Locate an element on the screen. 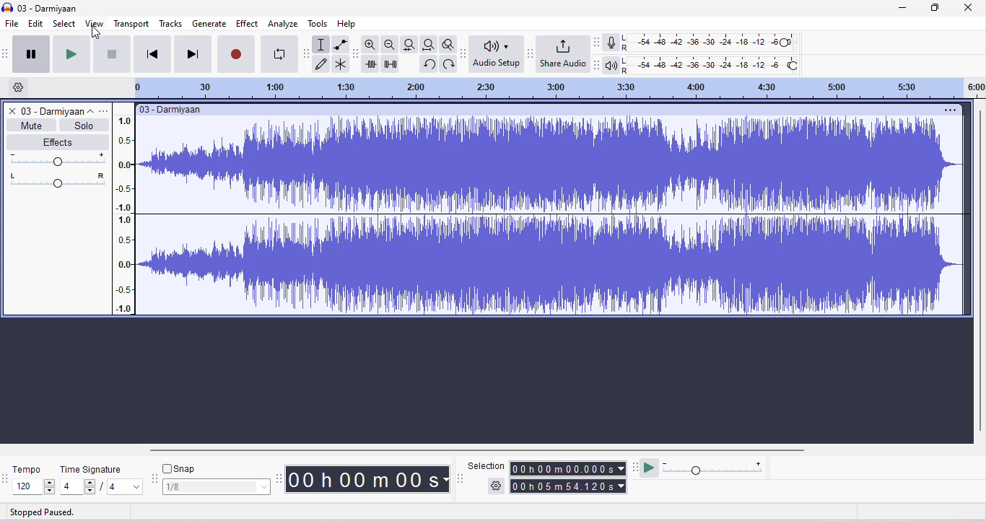  effect is located at coordinates (248, 23).